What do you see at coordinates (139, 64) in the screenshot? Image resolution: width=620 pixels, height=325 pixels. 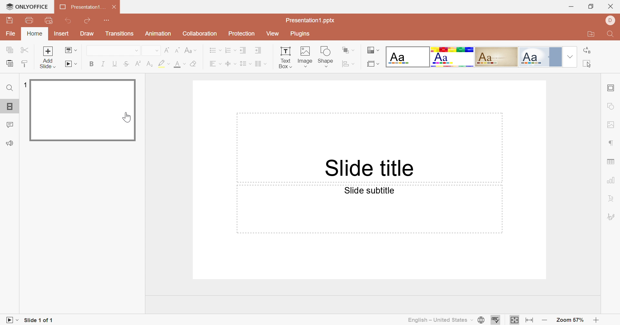 I see `Superscript` at bounding box center [139, 64].